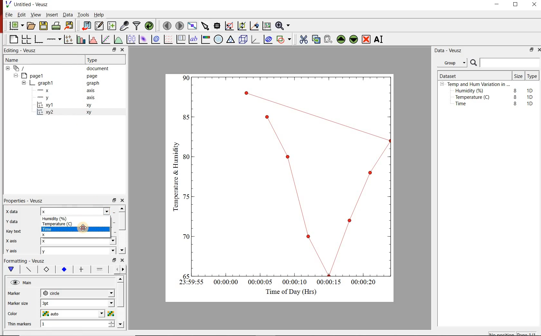  Describe the element at coordinates (100, 270) in the screenshot. I see `fill 1` at that location.